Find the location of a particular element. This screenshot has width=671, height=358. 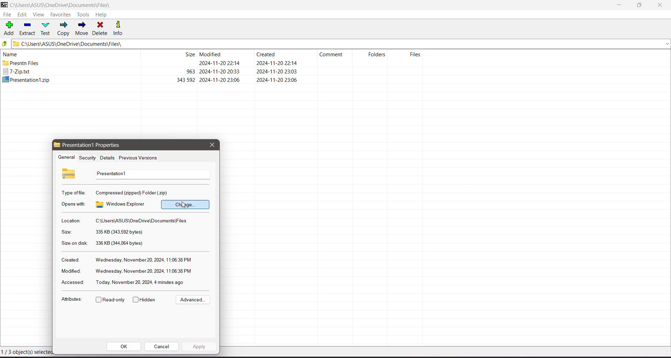

Opens with is located at coordinates (74, 204).